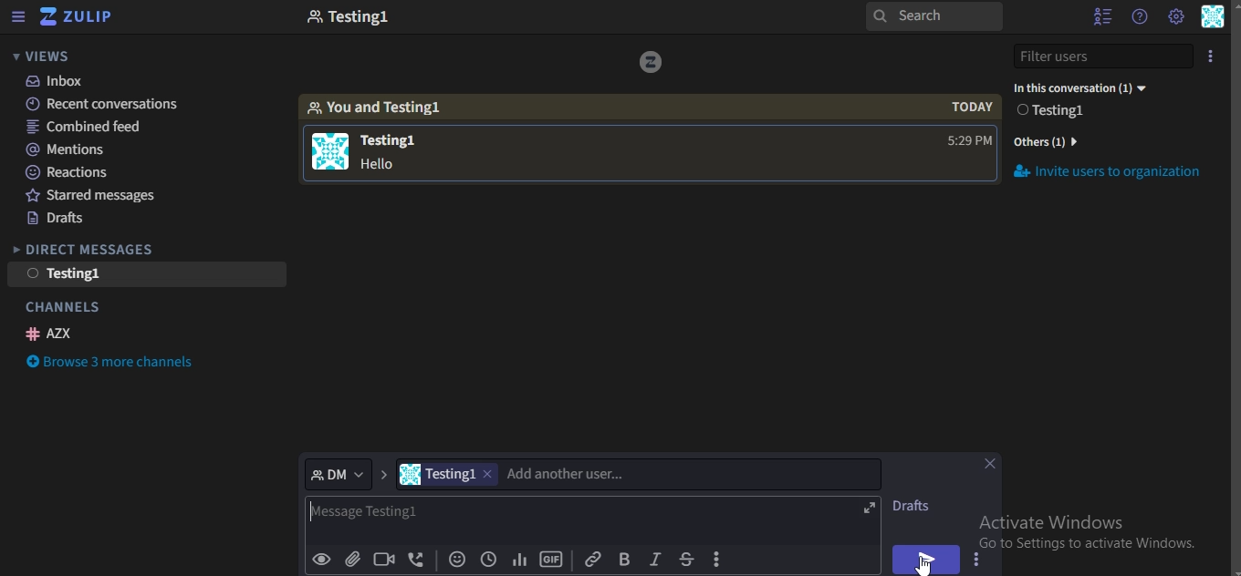 The height and width of the screenshot is (576, 1241). I want to click on personal menu, so click(1214, 18).